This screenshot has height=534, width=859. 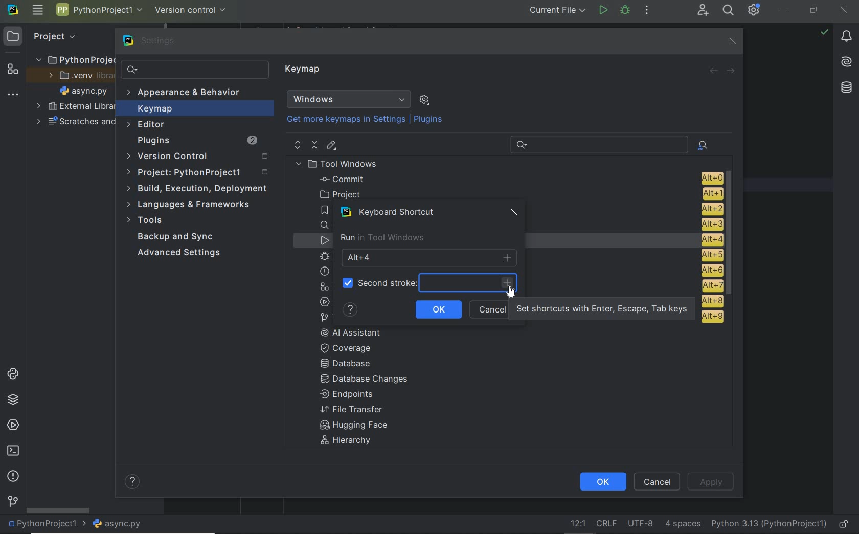 I want to click on set shortcuts with Enter, Escape, Tab keys, so click(x=603, y=309).